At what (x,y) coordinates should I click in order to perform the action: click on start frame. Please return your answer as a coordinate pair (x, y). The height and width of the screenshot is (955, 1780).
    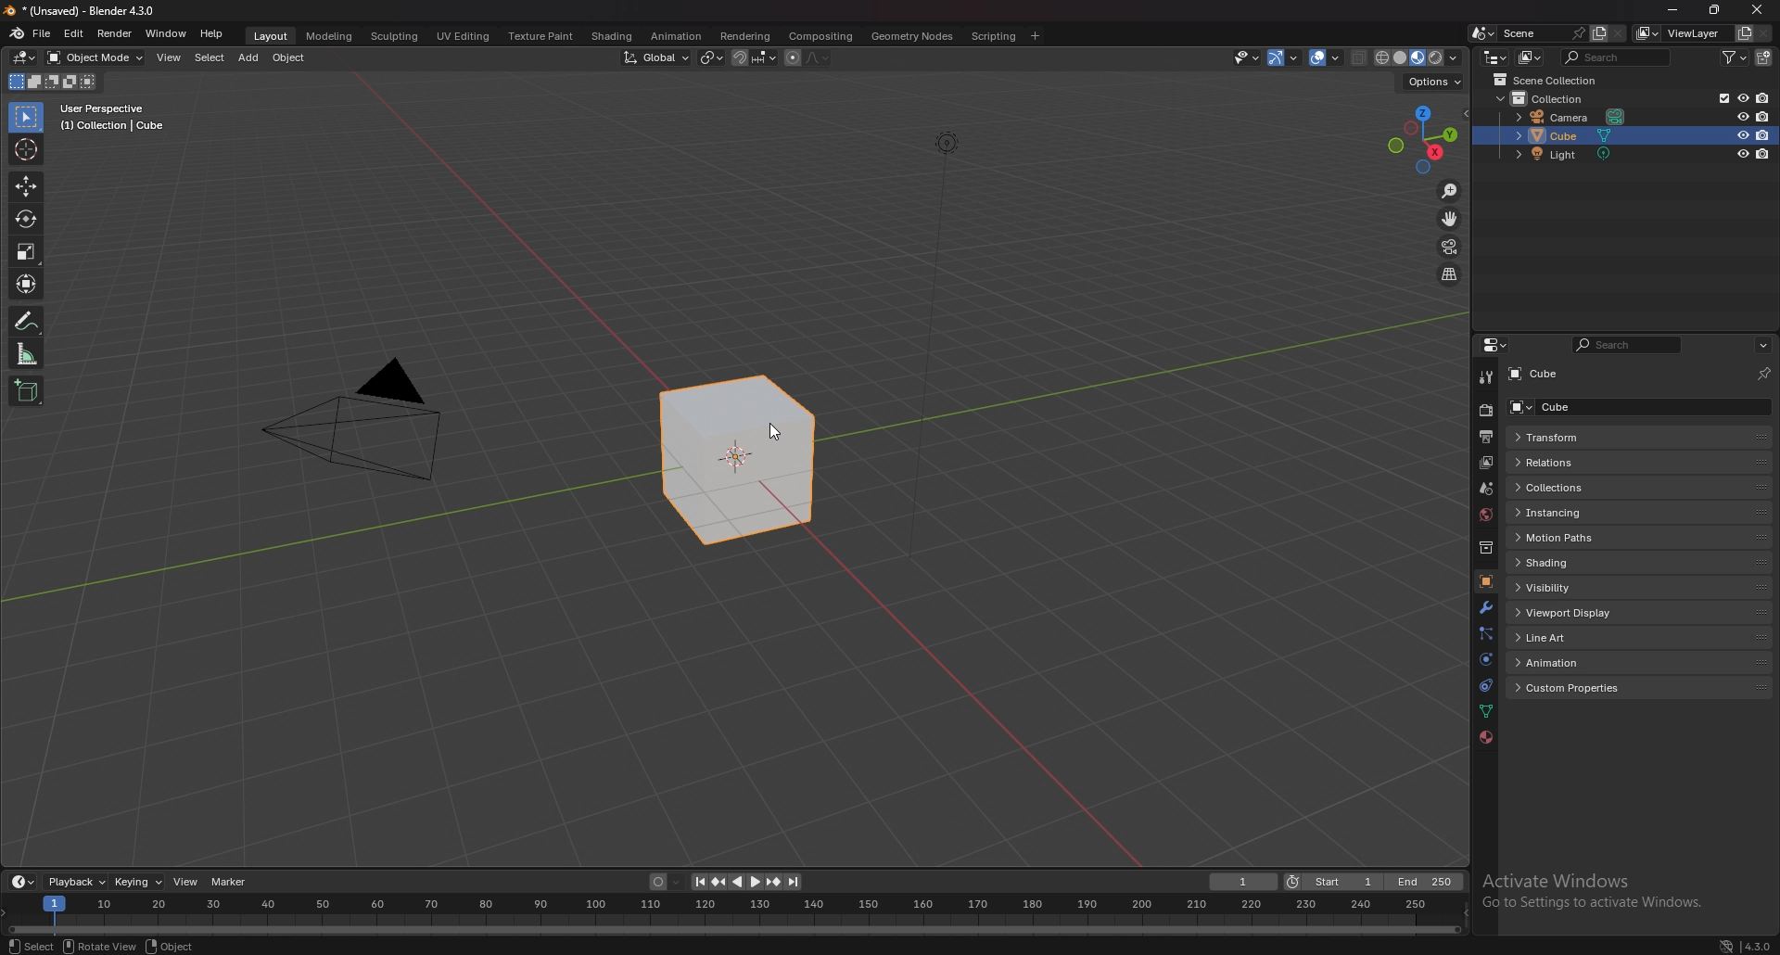
    Looking at the image, I should click on (1333, 881).